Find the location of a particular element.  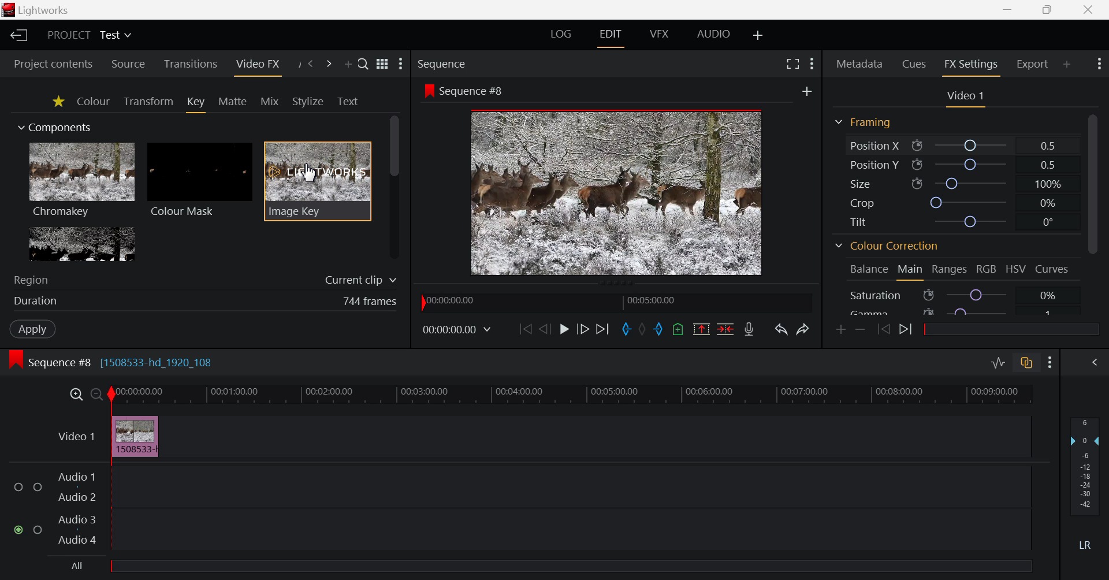

Framing Section is located at coordinates (865, 125).